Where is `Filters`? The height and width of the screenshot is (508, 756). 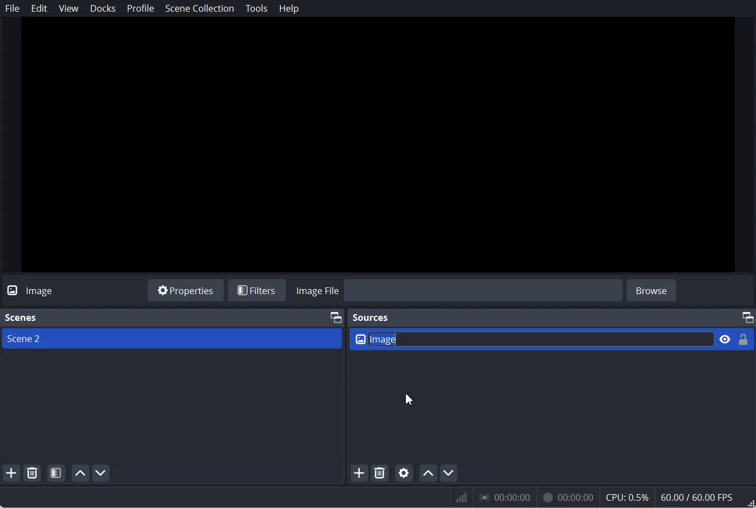
Filters is located at coordinates (256, 290).